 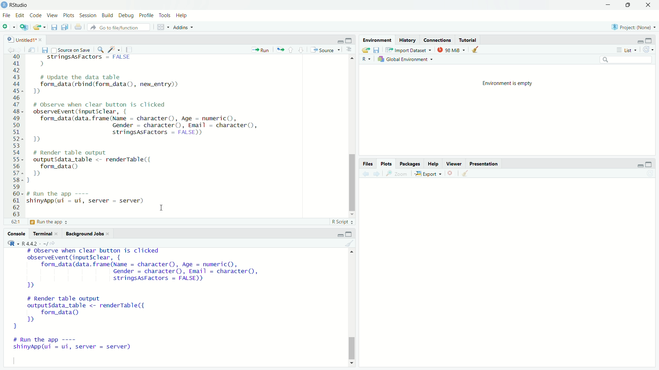 I want to click on code to observe when clear button is clicked, so click(x=152, y=123).